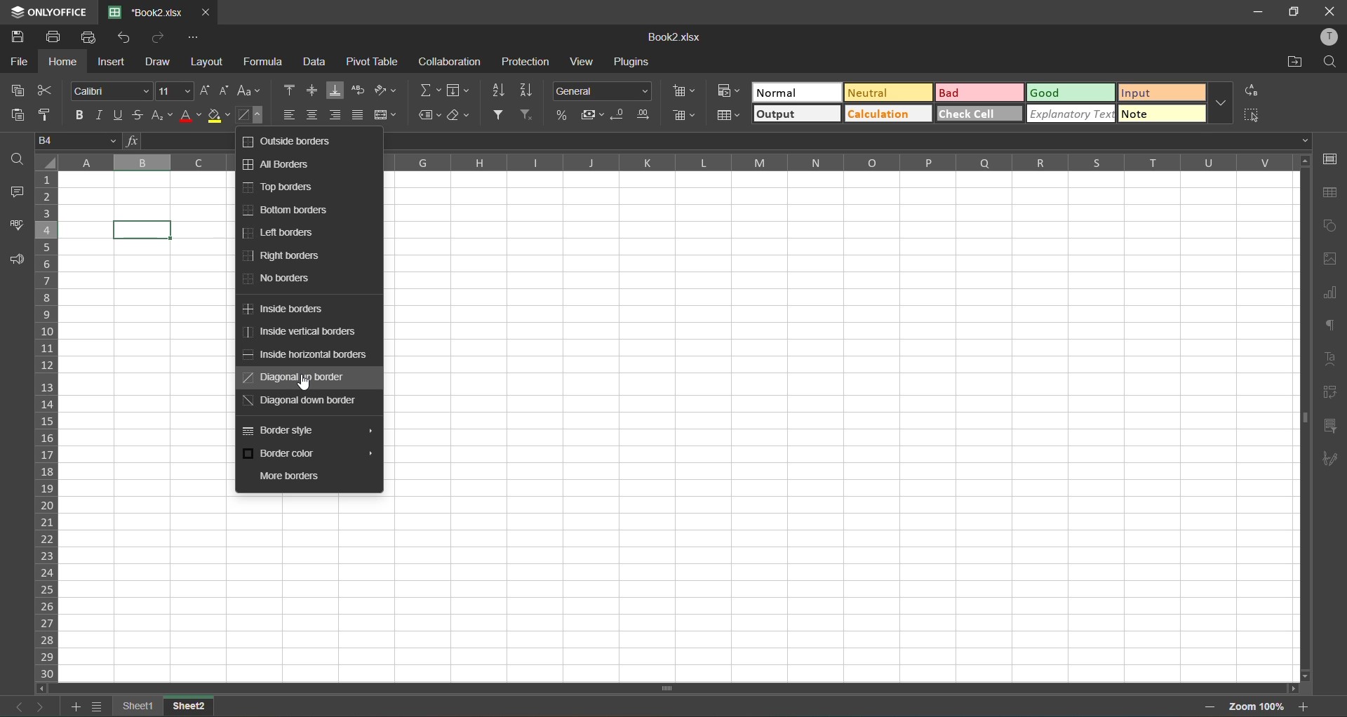  Describe the element at coordinates (288, 142) in the screenshot. I see `outside borders` at that location.